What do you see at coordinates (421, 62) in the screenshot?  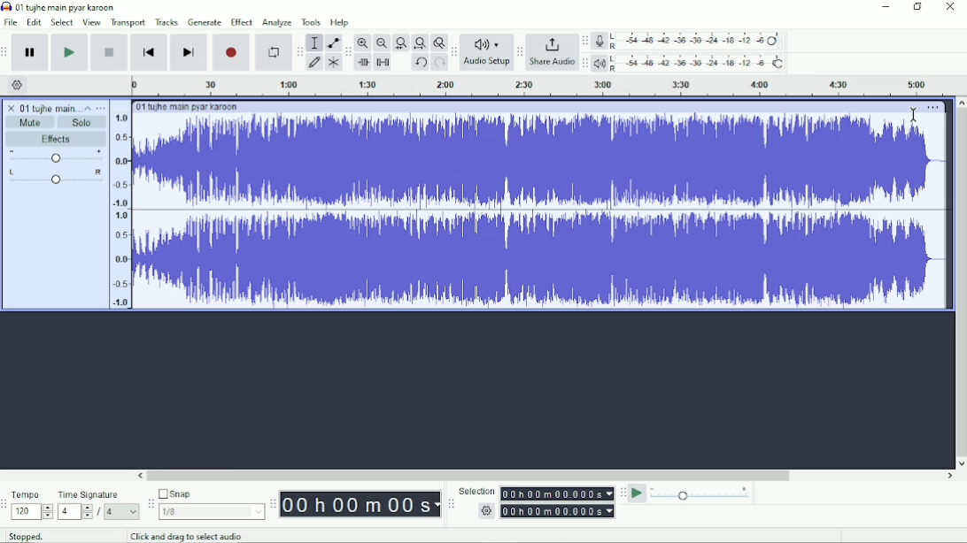 I see `Undo` at bounding box center [421, 62].